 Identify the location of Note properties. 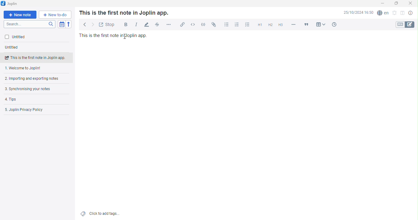
(411, 13).